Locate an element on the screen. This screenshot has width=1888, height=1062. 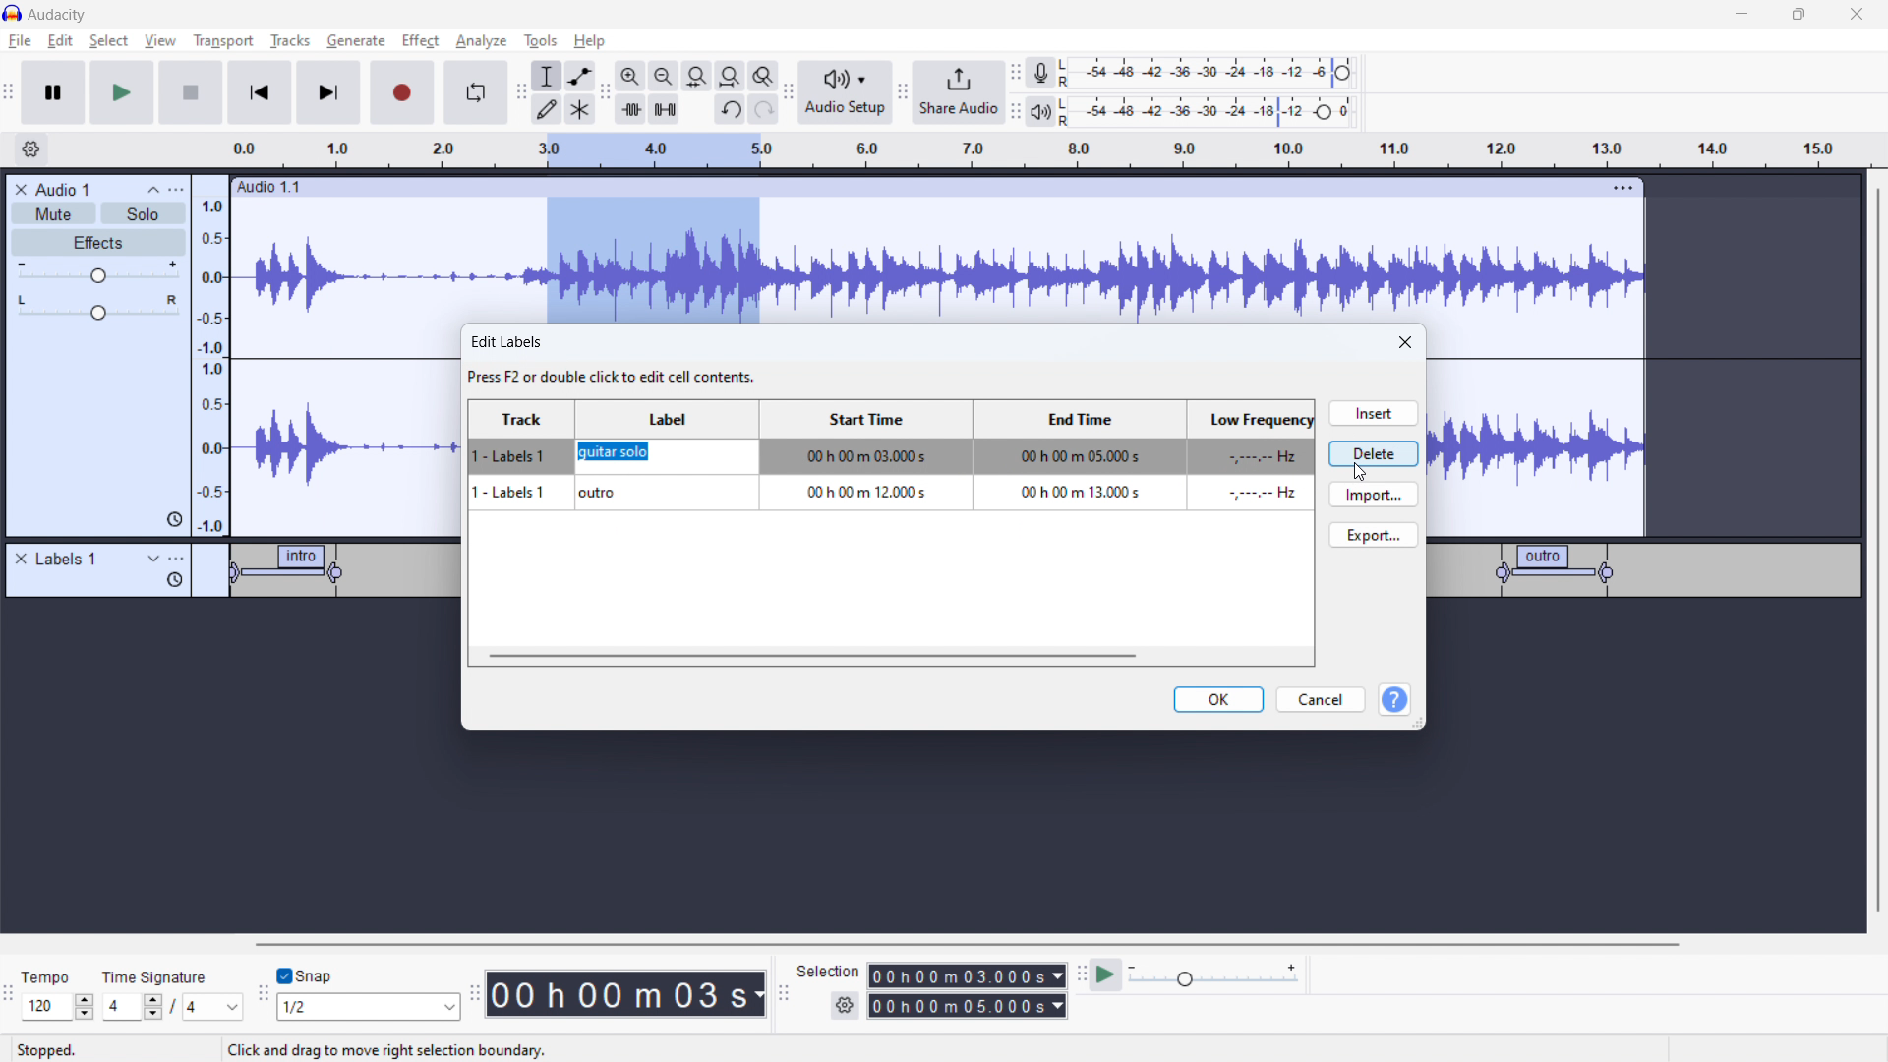
audio wave is located at coordinates (1537, 446).